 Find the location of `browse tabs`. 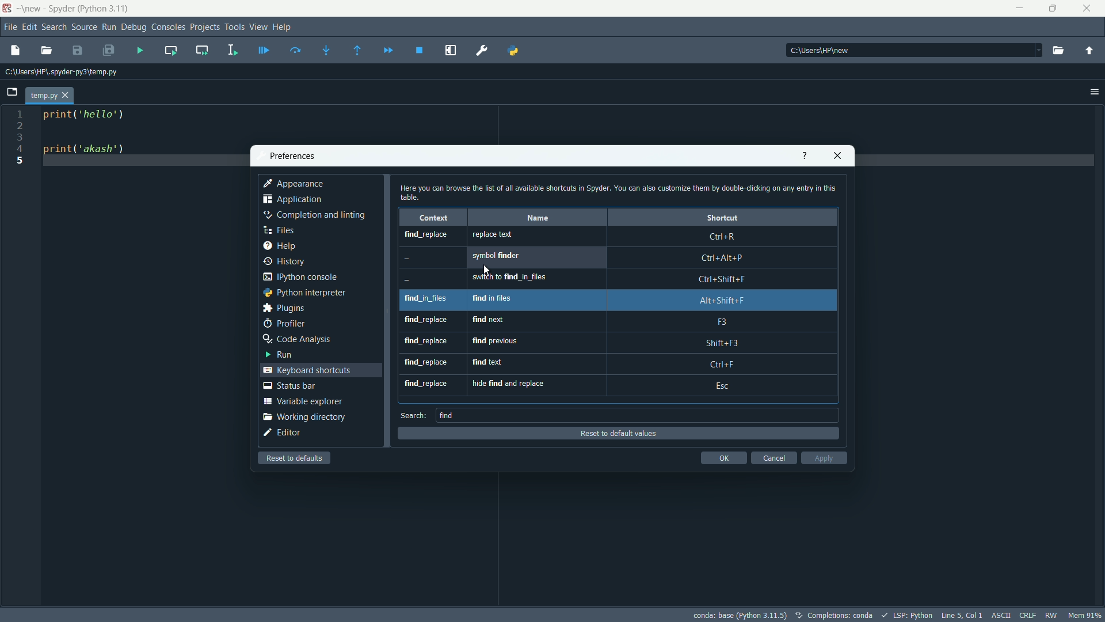

browse tabs is located at coordinates (11, 93).